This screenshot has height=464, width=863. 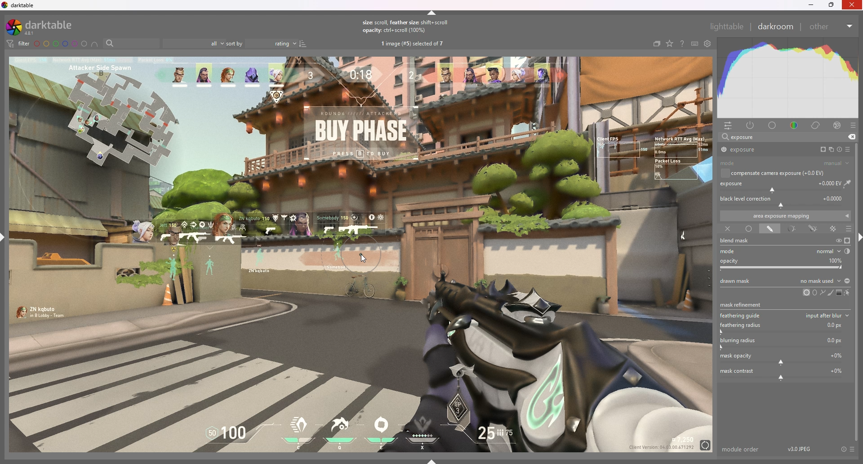 What do you see at coordinates (743, 137) in the screenshot?
I see `exposure` at bounding box center [743, 137].